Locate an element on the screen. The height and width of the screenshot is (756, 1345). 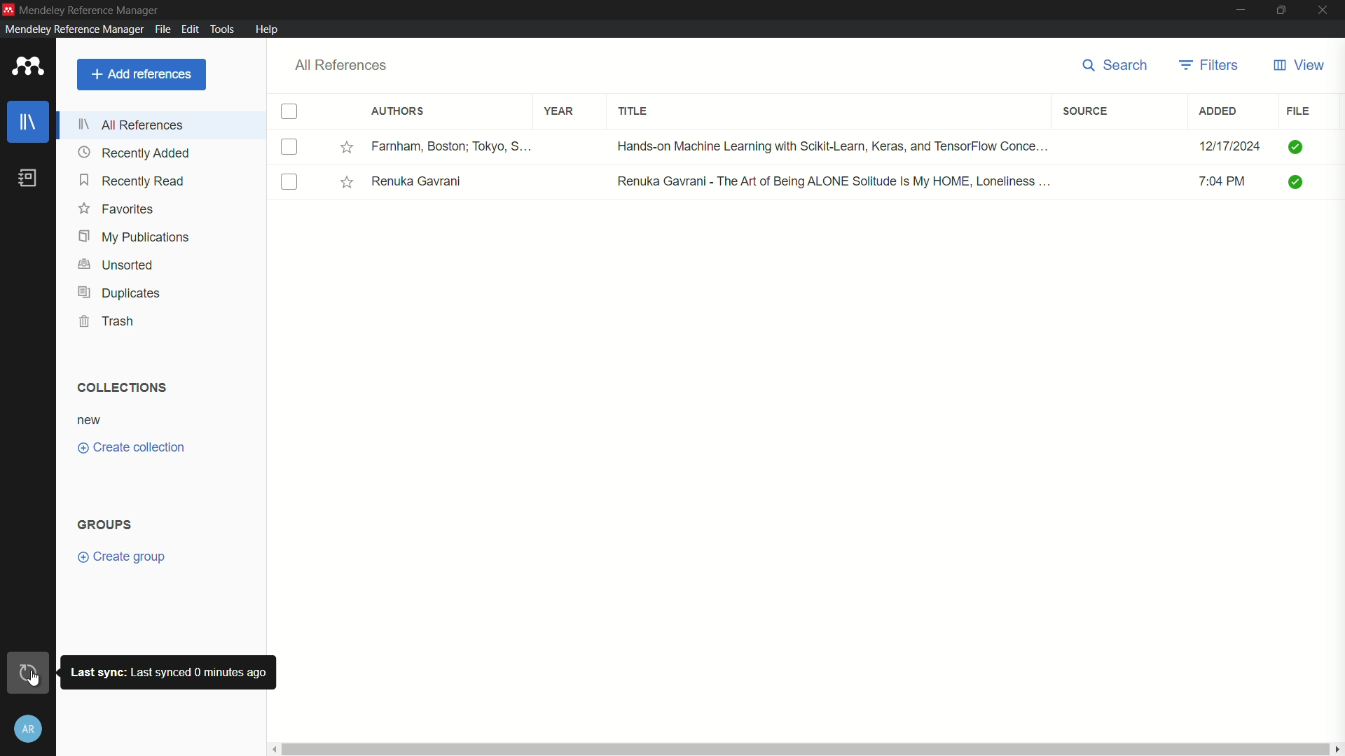
app icon is located at coordinates (25, 66).